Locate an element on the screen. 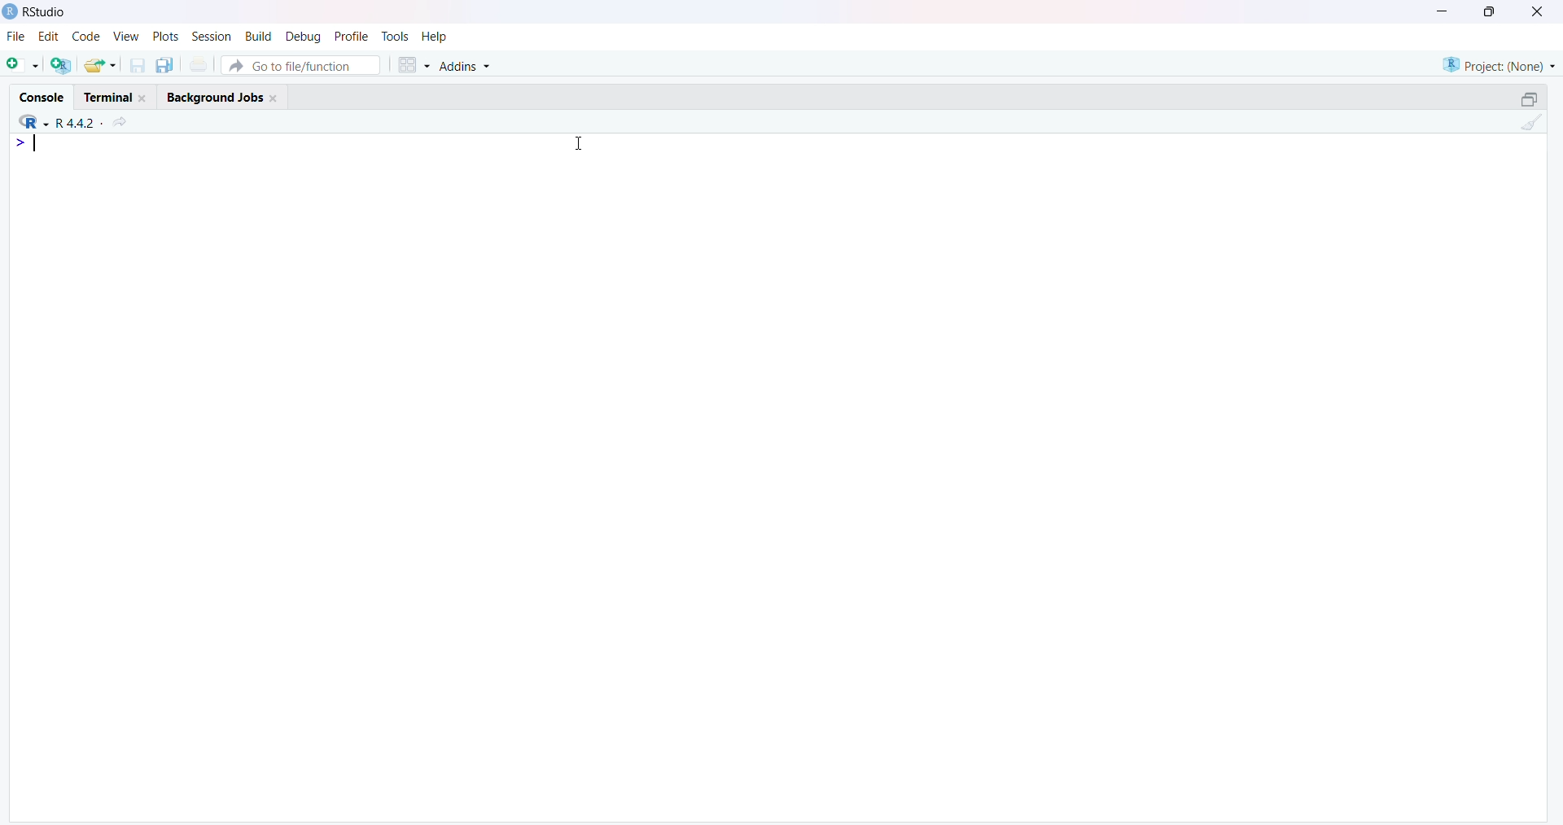  New File is located at coordinates (23, 63).